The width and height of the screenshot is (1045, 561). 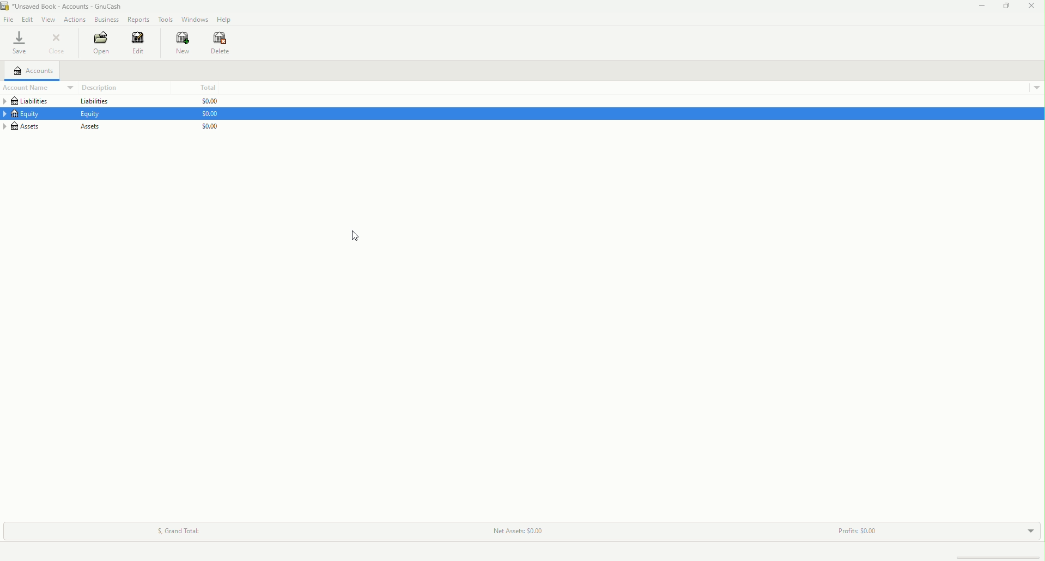 I want to click on Accounts, so click(x=33, y=71).